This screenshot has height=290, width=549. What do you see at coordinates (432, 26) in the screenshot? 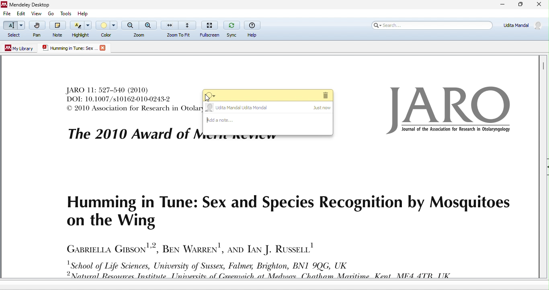
I see `search bar` at bounding box center [432, 26].